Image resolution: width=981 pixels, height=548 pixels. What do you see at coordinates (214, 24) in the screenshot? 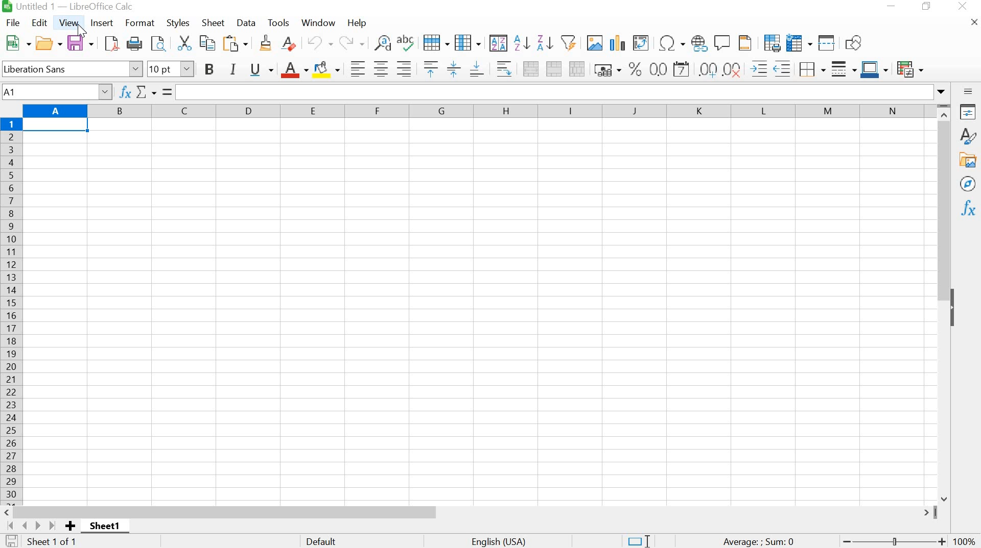
I see `SHEET` at bounding box center [214, 24].